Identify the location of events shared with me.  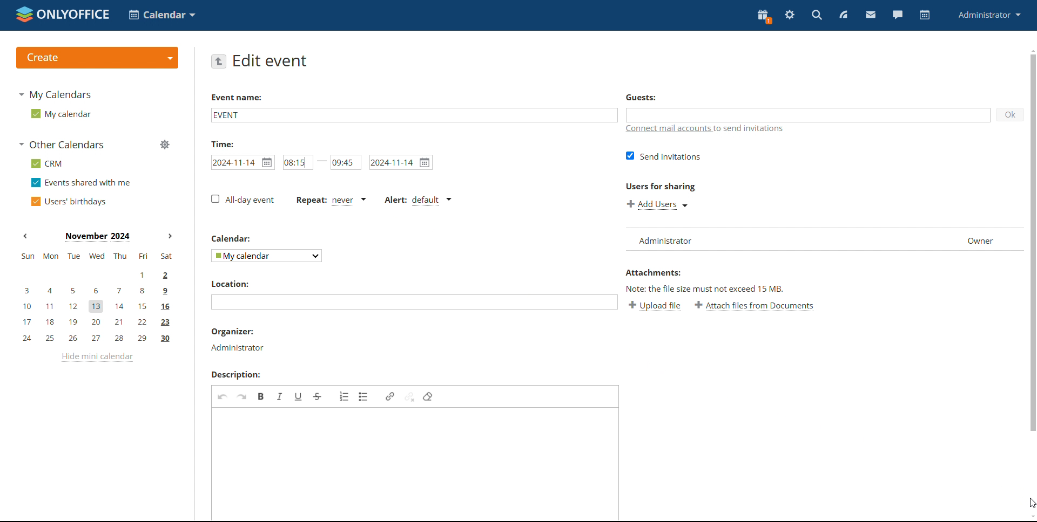
(82, 183).